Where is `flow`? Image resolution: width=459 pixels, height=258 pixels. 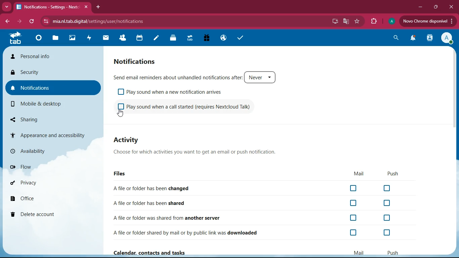
flow is located at coordinates (22, 166).